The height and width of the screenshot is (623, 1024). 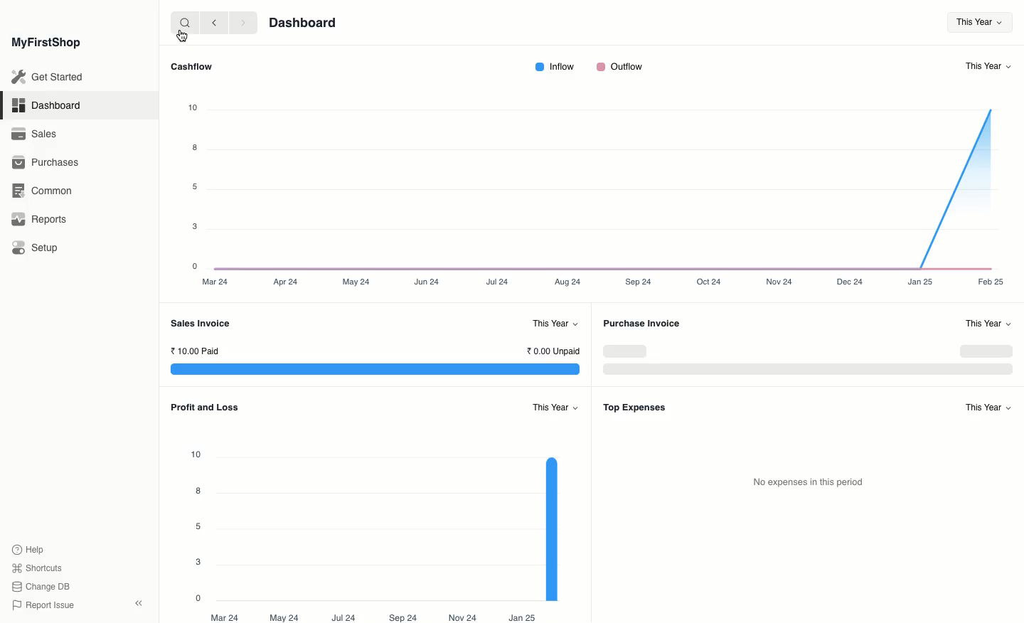 I want to click on Jan 25, so click(x=518, y=616).